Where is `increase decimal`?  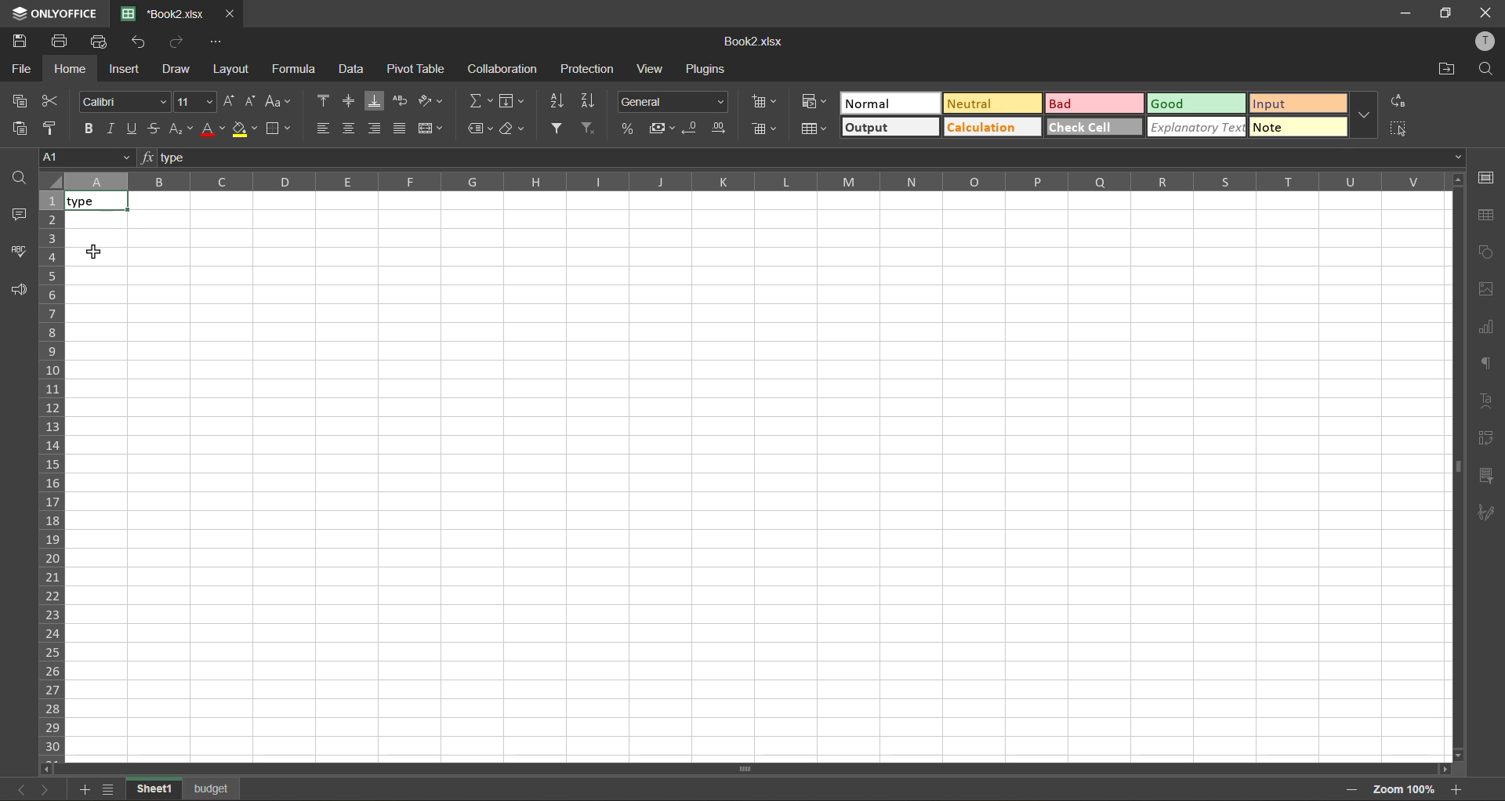
increase decimal is located at coordinates (721, 129).